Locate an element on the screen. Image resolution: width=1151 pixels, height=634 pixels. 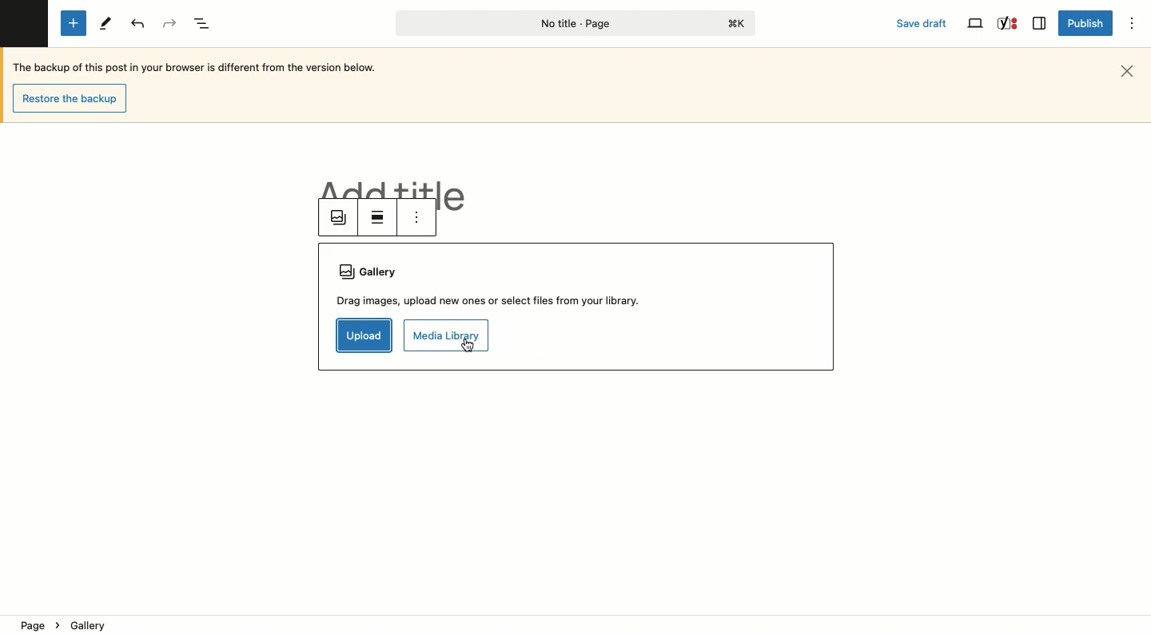
options is located at coordinates (416, 216).